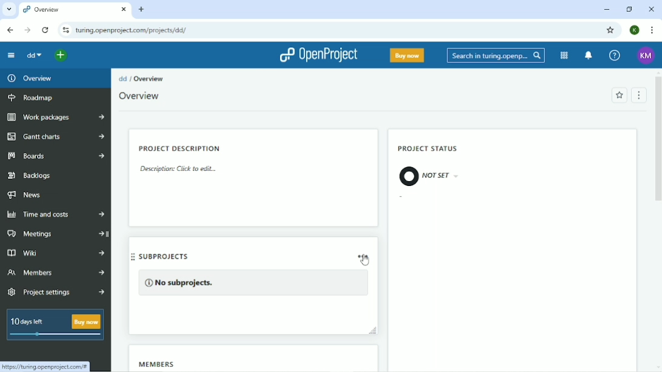 Image resolution: width=662 pixels, height=372 pixels. What do you see at coordinates (178, 256) in the screenshot?
I see `Subprojects` at bounding box center [178, 256].